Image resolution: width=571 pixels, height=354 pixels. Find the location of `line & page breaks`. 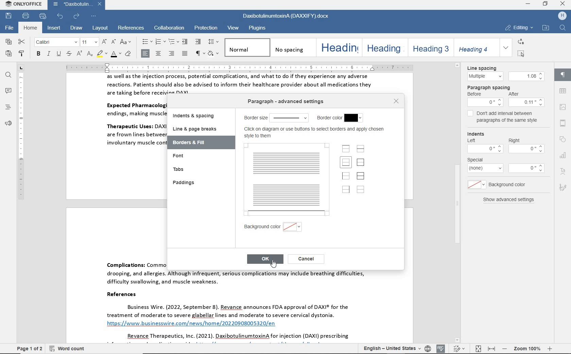

line & page breaks is located at coordinates (198, 130).